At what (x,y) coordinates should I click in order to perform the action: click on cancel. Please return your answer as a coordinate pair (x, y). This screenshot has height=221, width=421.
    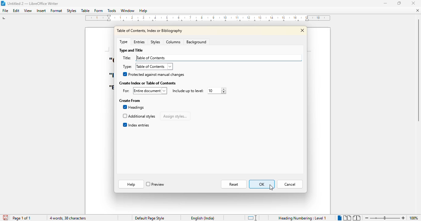
    Looking at the image, I should click on (290, 184).